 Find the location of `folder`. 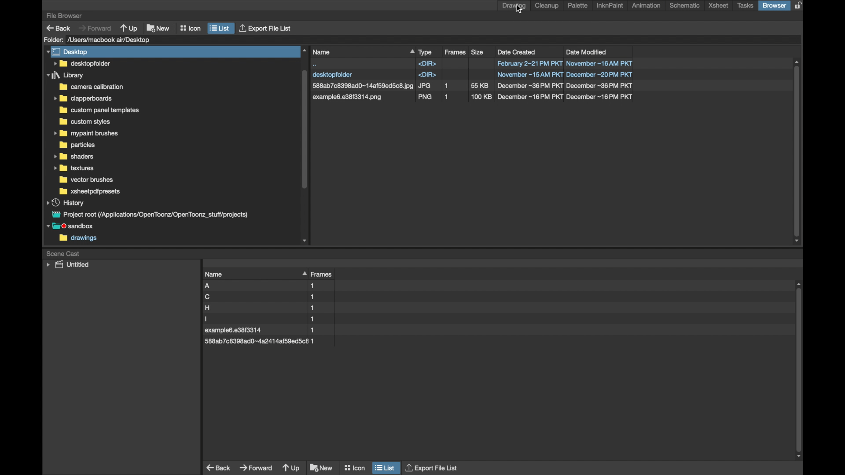

folder is located at coordinates (83, 99).